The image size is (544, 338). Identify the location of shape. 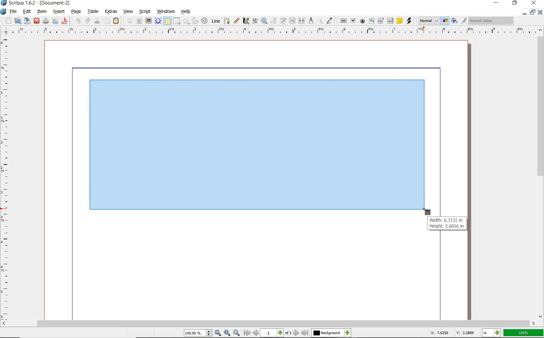
(177, 21).